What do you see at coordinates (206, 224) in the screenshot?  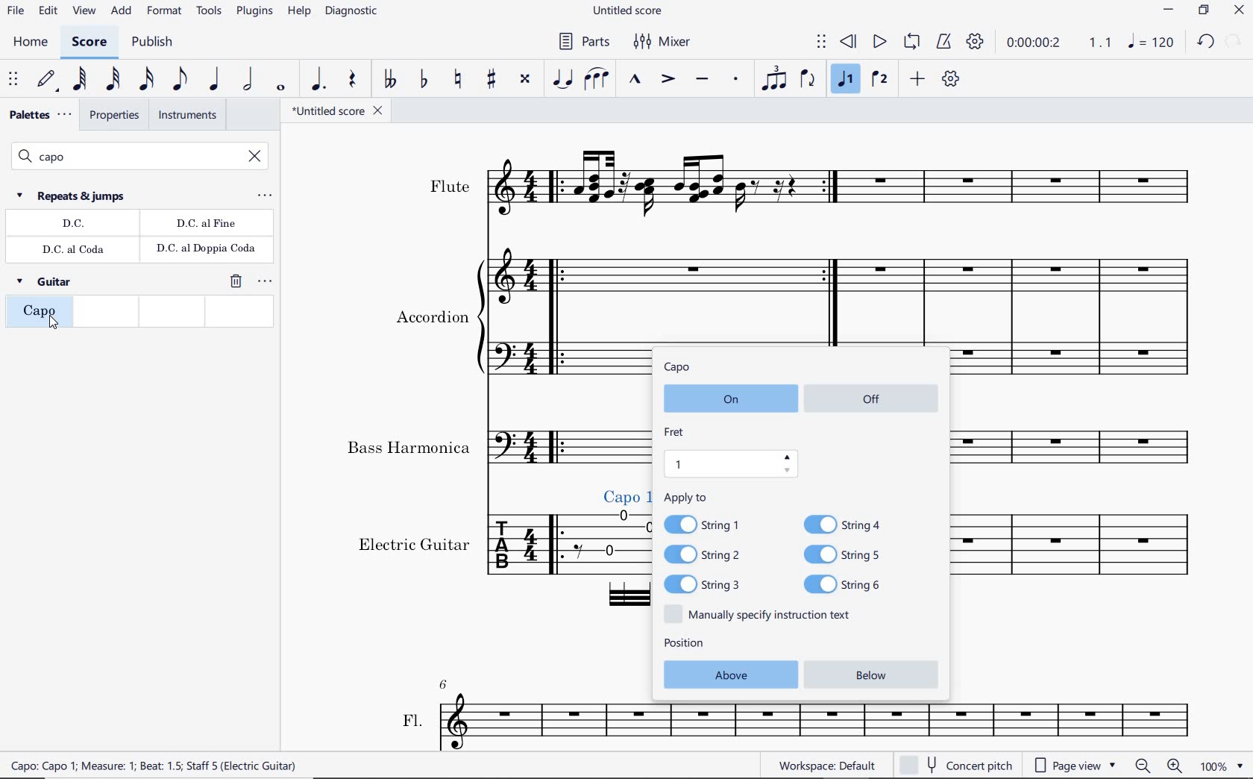 I see `D.C. al Fine` at bounding box center [206, 224].